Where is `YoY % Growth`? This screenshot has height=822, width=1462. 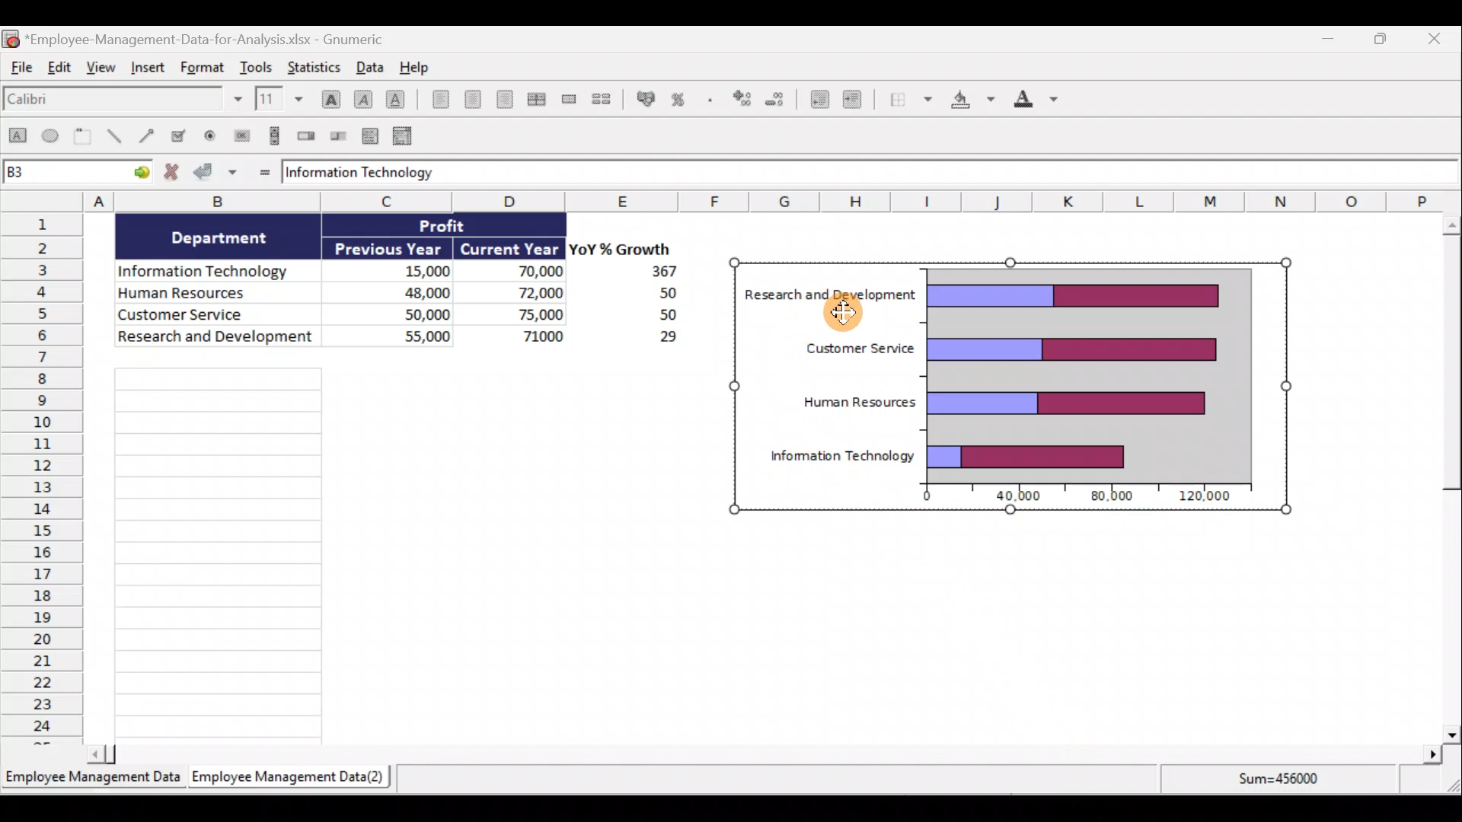
YoY % Growth is located at coordinates (622, 248).